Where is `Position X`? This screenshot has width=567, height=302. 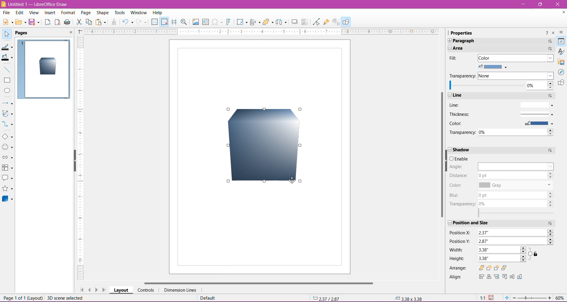
Position X is located at coordinates (461, 232).